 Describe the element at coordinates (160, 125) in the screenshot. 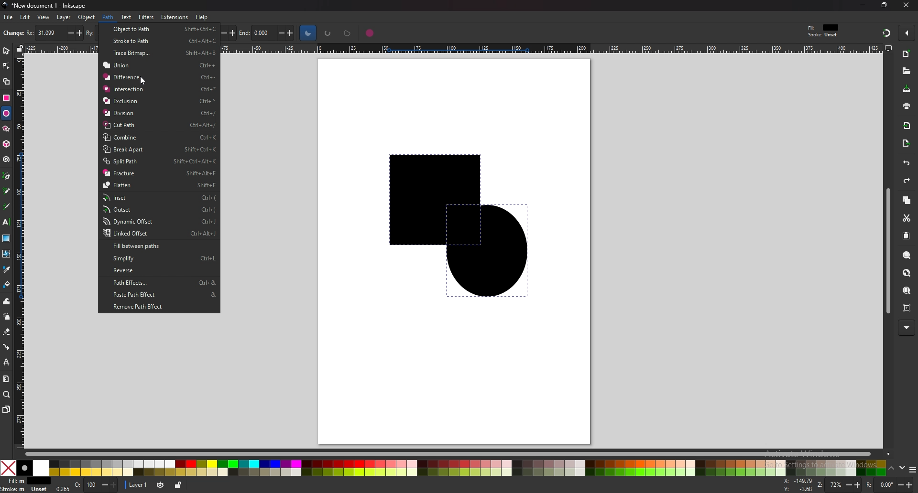

I see `Cut Path` at that location.